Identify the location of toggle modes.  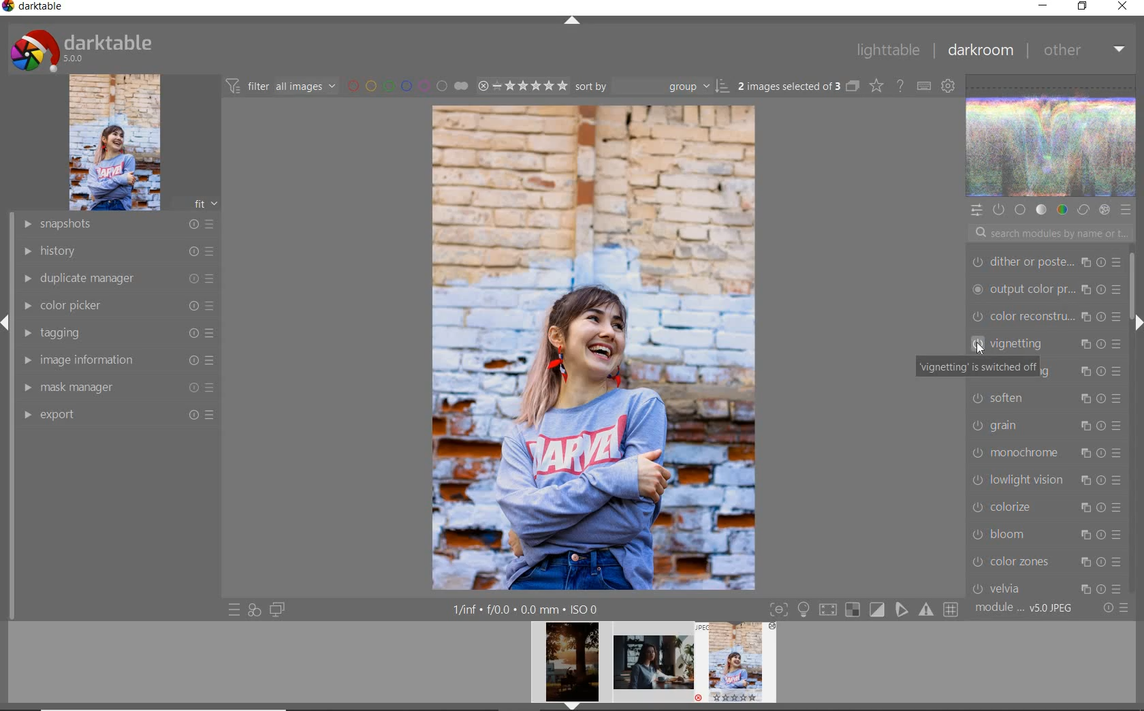
(864, 608).